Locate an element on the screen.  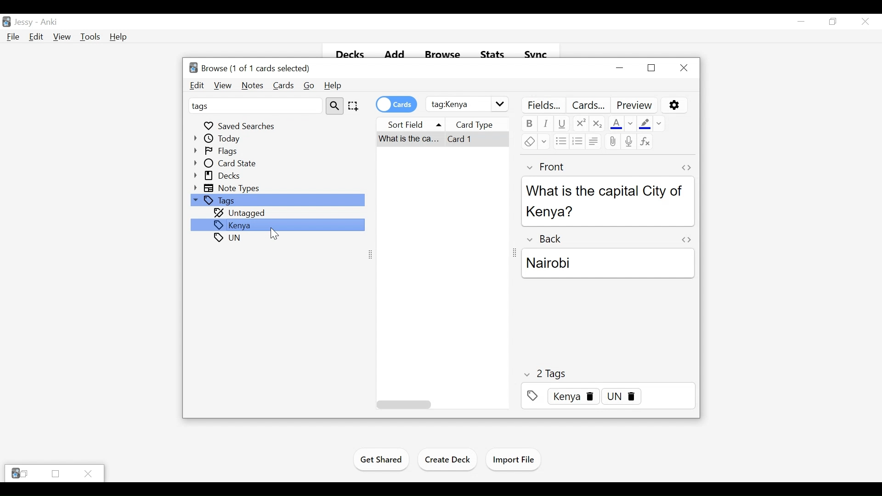
Search Tool is located at coordinates (335, 105).